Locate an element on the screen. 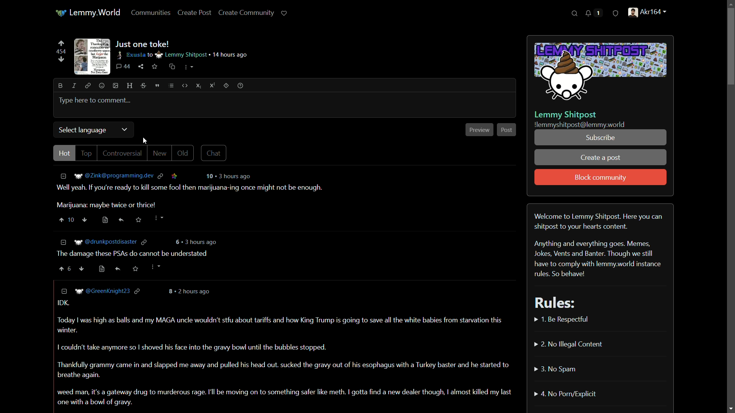 The width and height of the screenshot is (735, 413). community icon is located at coordinates (599, 70).